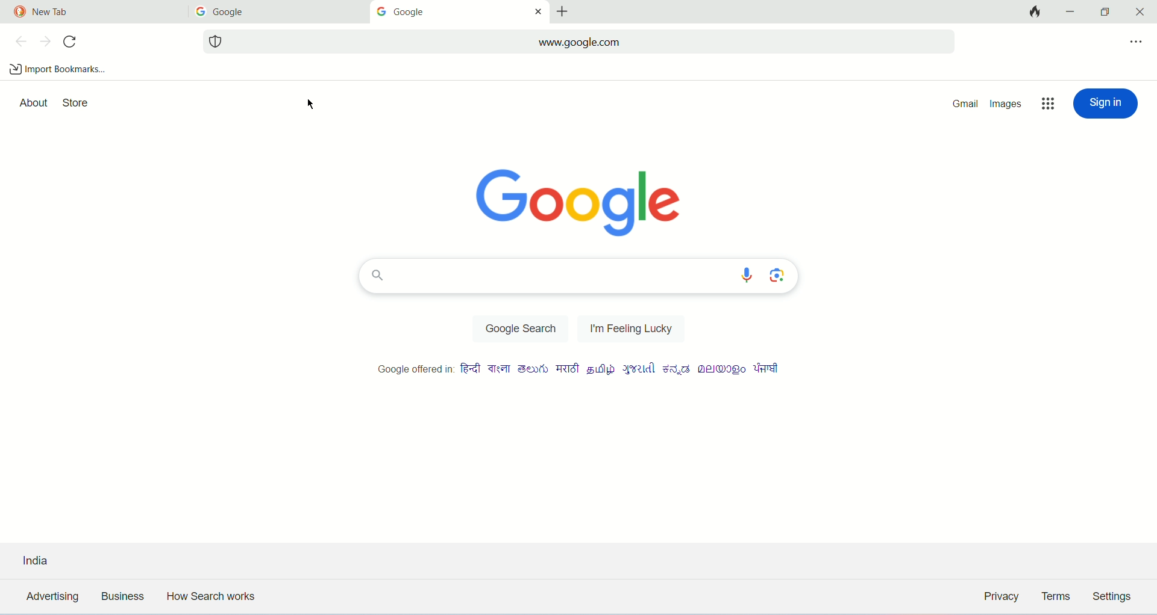 This screenshot has height=615, width=1157. I want to click on advertising, so click(50, 596).